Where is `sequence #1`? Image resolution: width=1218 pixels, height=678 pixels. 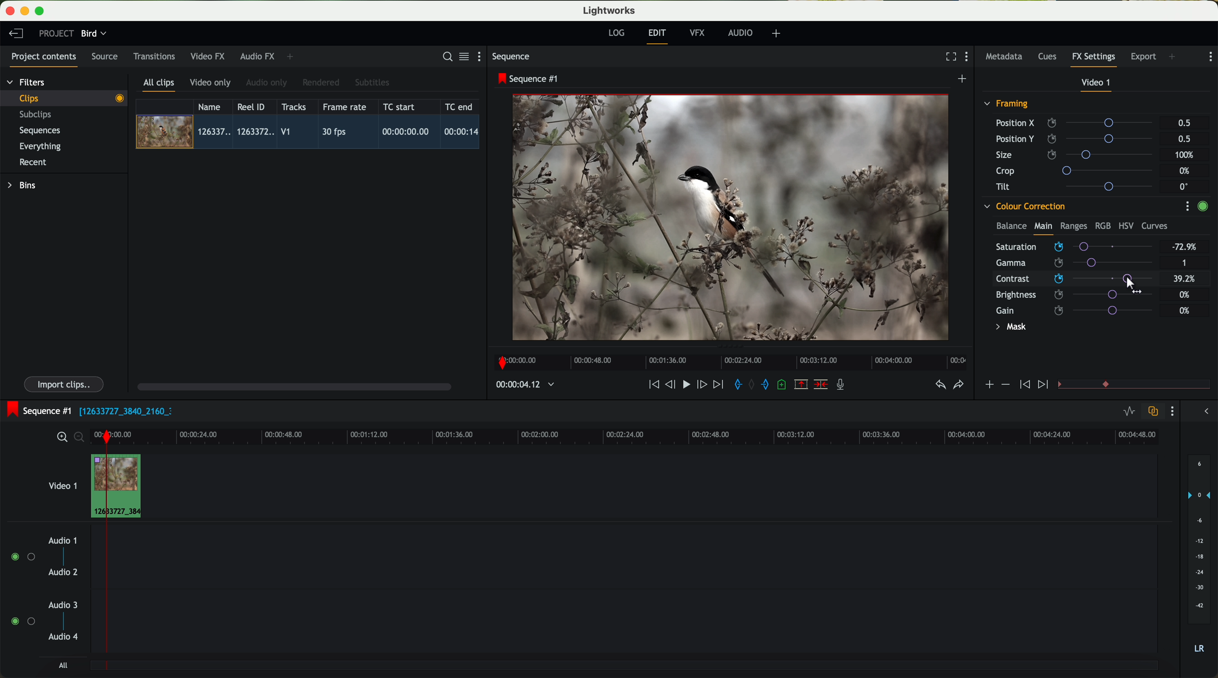
sequence #1 is located at coordinates (529, 78).